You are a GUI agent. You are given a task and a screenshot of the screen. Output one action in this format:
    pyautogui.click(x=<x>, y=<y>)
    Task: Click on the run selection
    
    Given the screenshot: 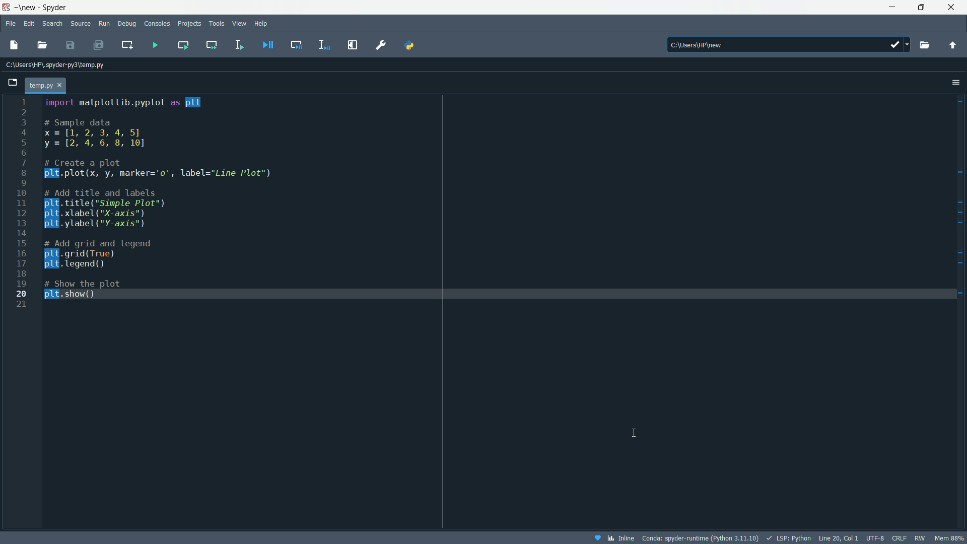 What is the action you would take?
    pyautogui.click(x=238, y=45)
    